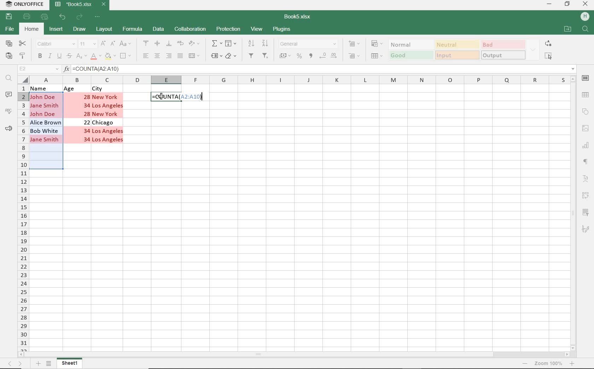 This screenshot has width=594, height=369. Describe the element at coordinates (126, 44) in the screenshot. I see `CHANGE CASE` at that location.